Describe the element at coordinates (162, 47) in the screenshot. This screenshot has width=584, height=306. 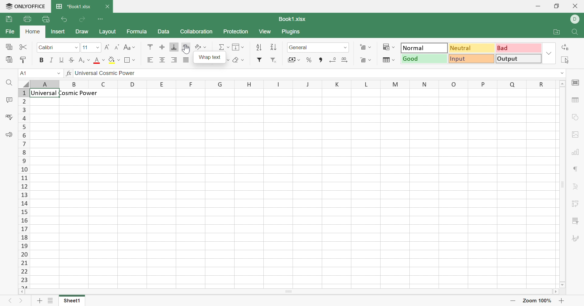
I see `Align Middle` at that location.